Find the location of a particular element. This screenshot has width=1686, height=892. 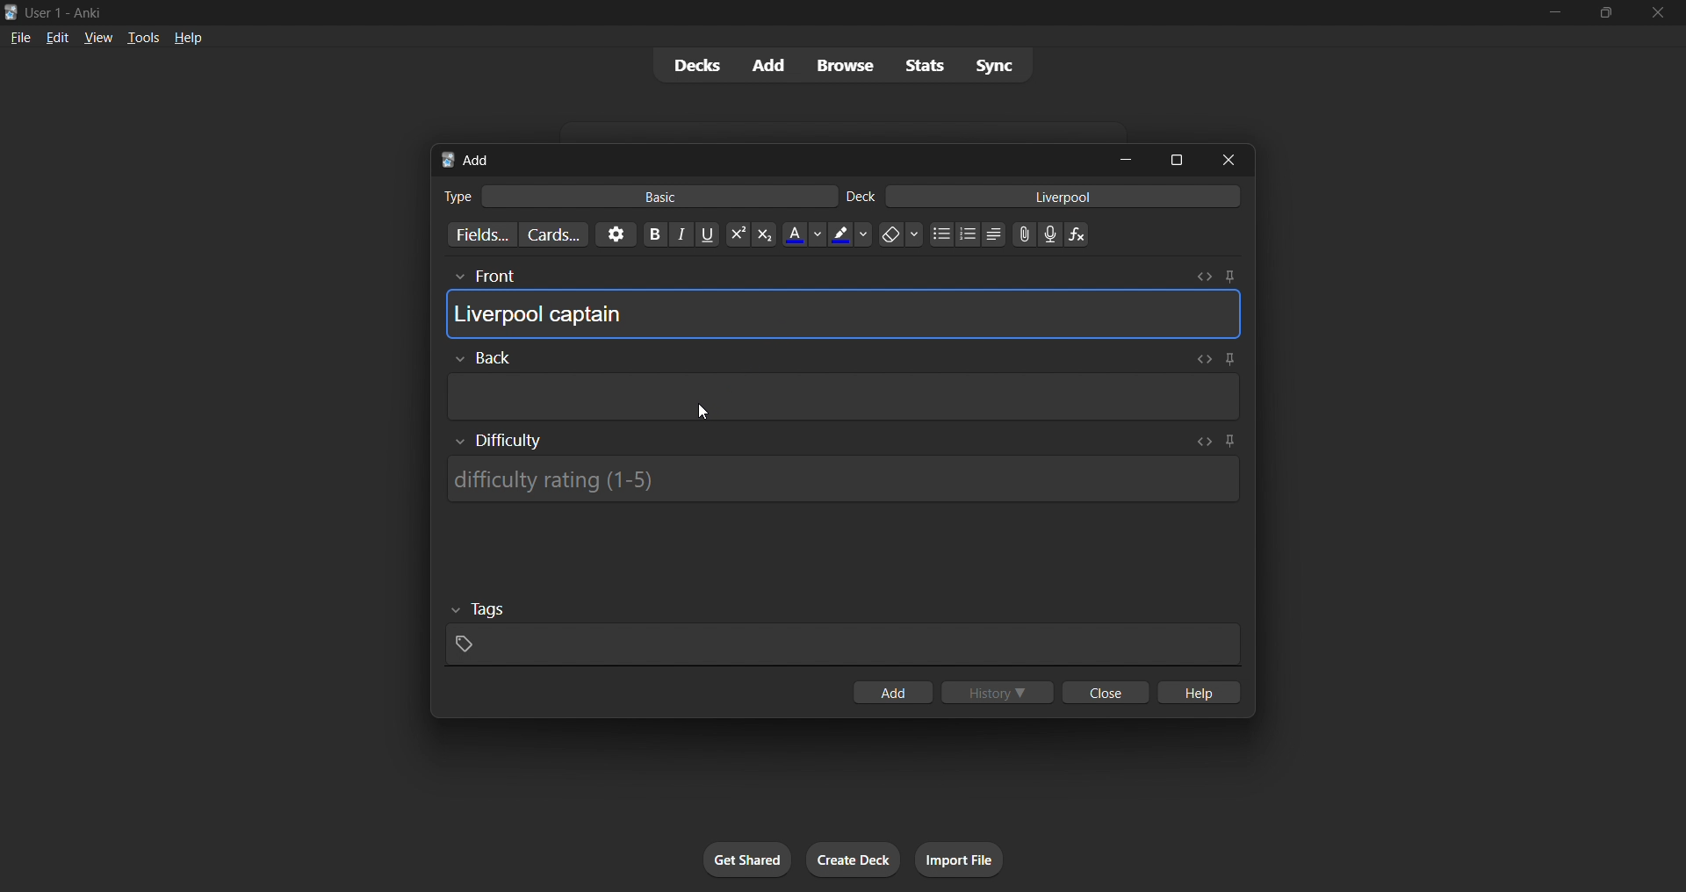

basic card type is located at coordinates (657, 197).